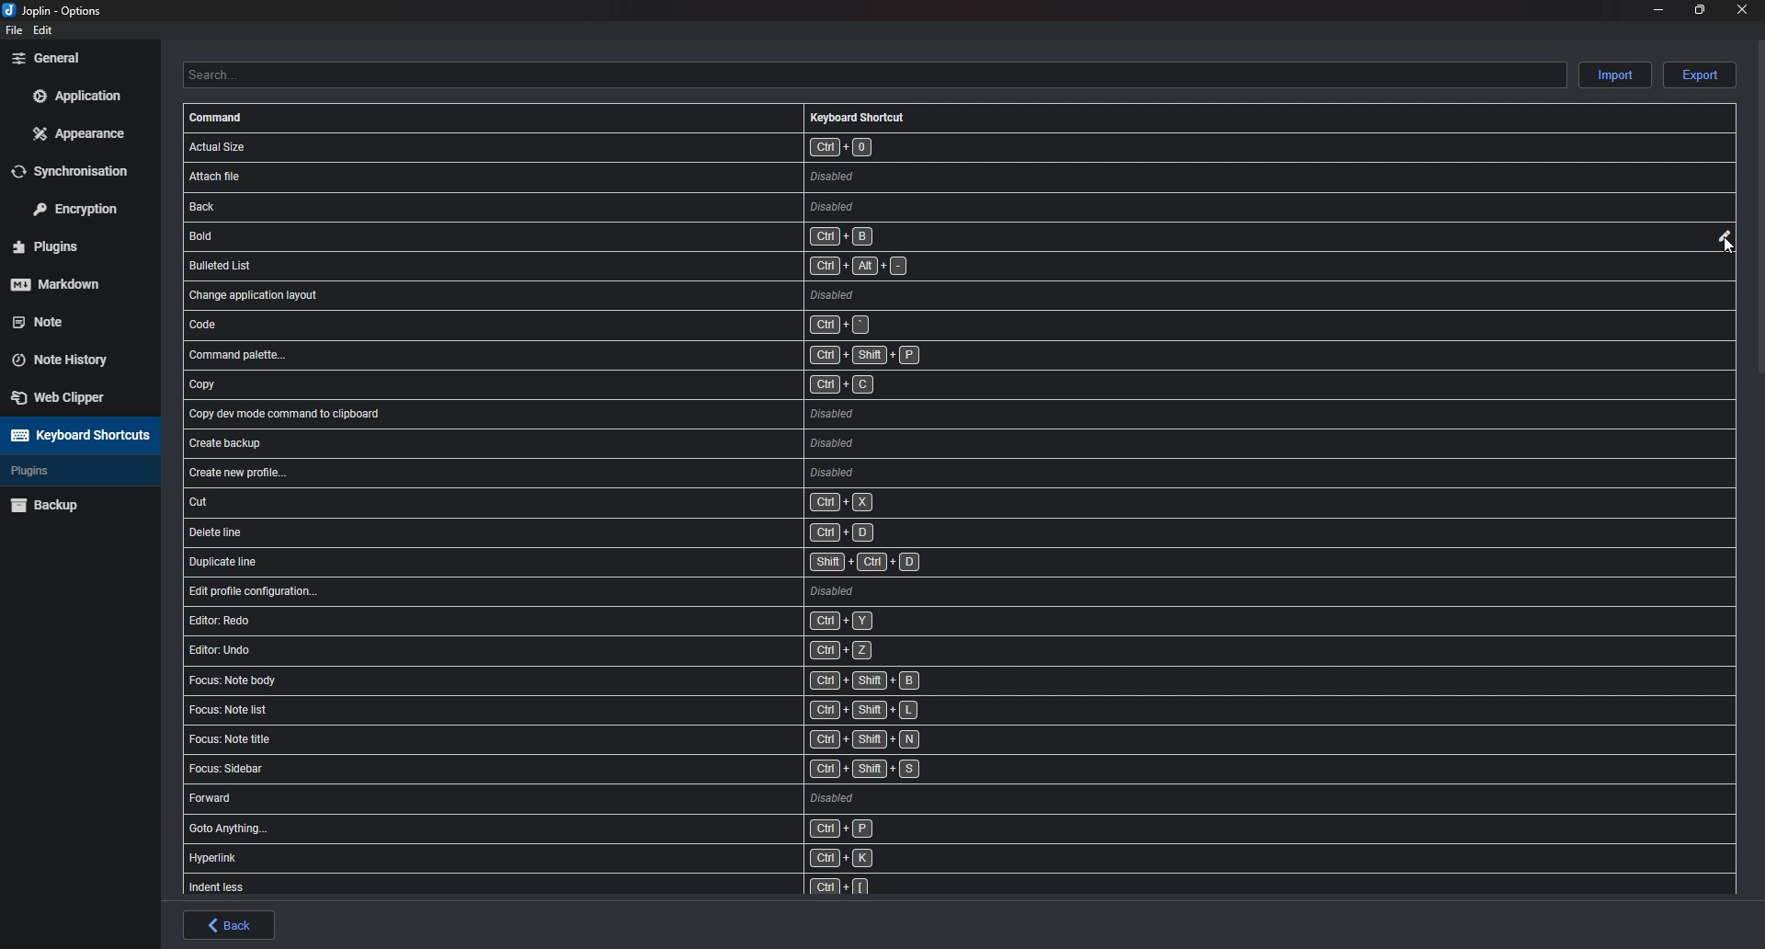 The height and width of the screenshot is (949, 1765). What do you see at coordinates (71, 247) in the screenshot?
I see `Plugins` at bounding box center [71, 247].